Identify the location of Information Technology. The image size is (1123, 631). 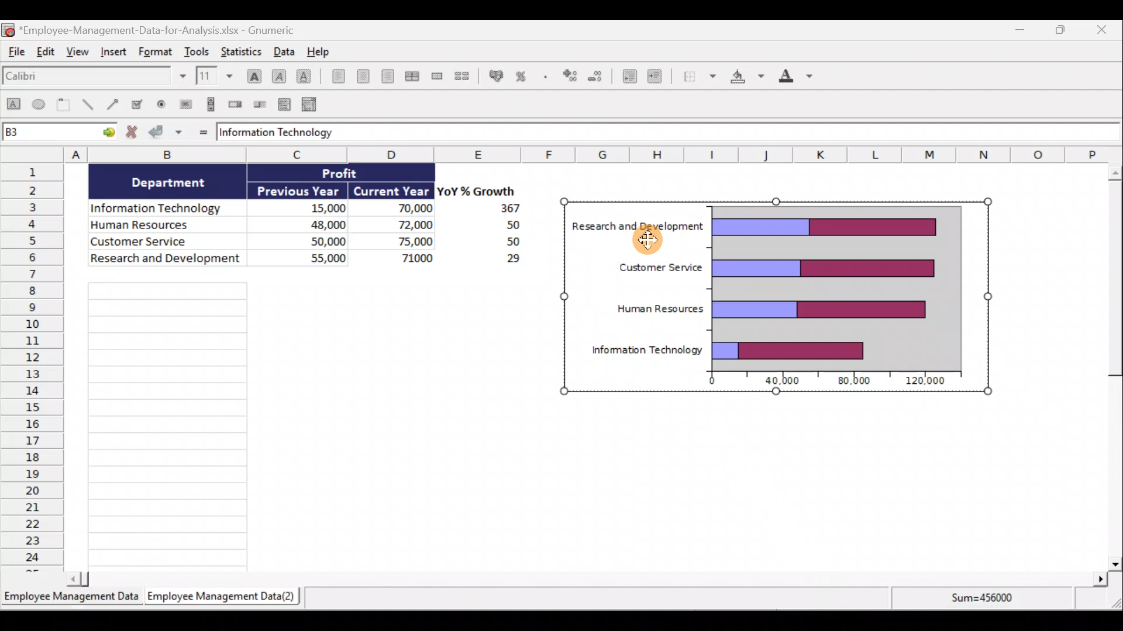
(646, 351).